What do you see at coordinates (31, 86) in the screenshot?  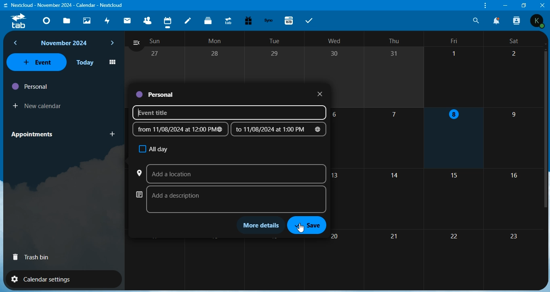 I see `personal` at bounding box center [31, 86].